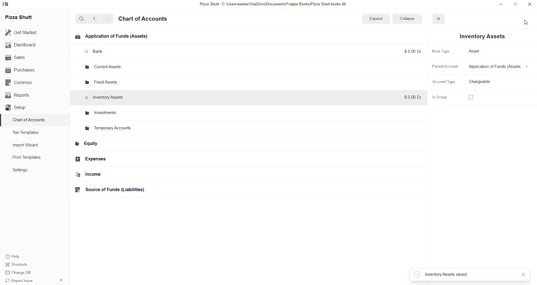  Describe the element at coordinates (472, 51) in the screenshot. I see `Asset` at that location.